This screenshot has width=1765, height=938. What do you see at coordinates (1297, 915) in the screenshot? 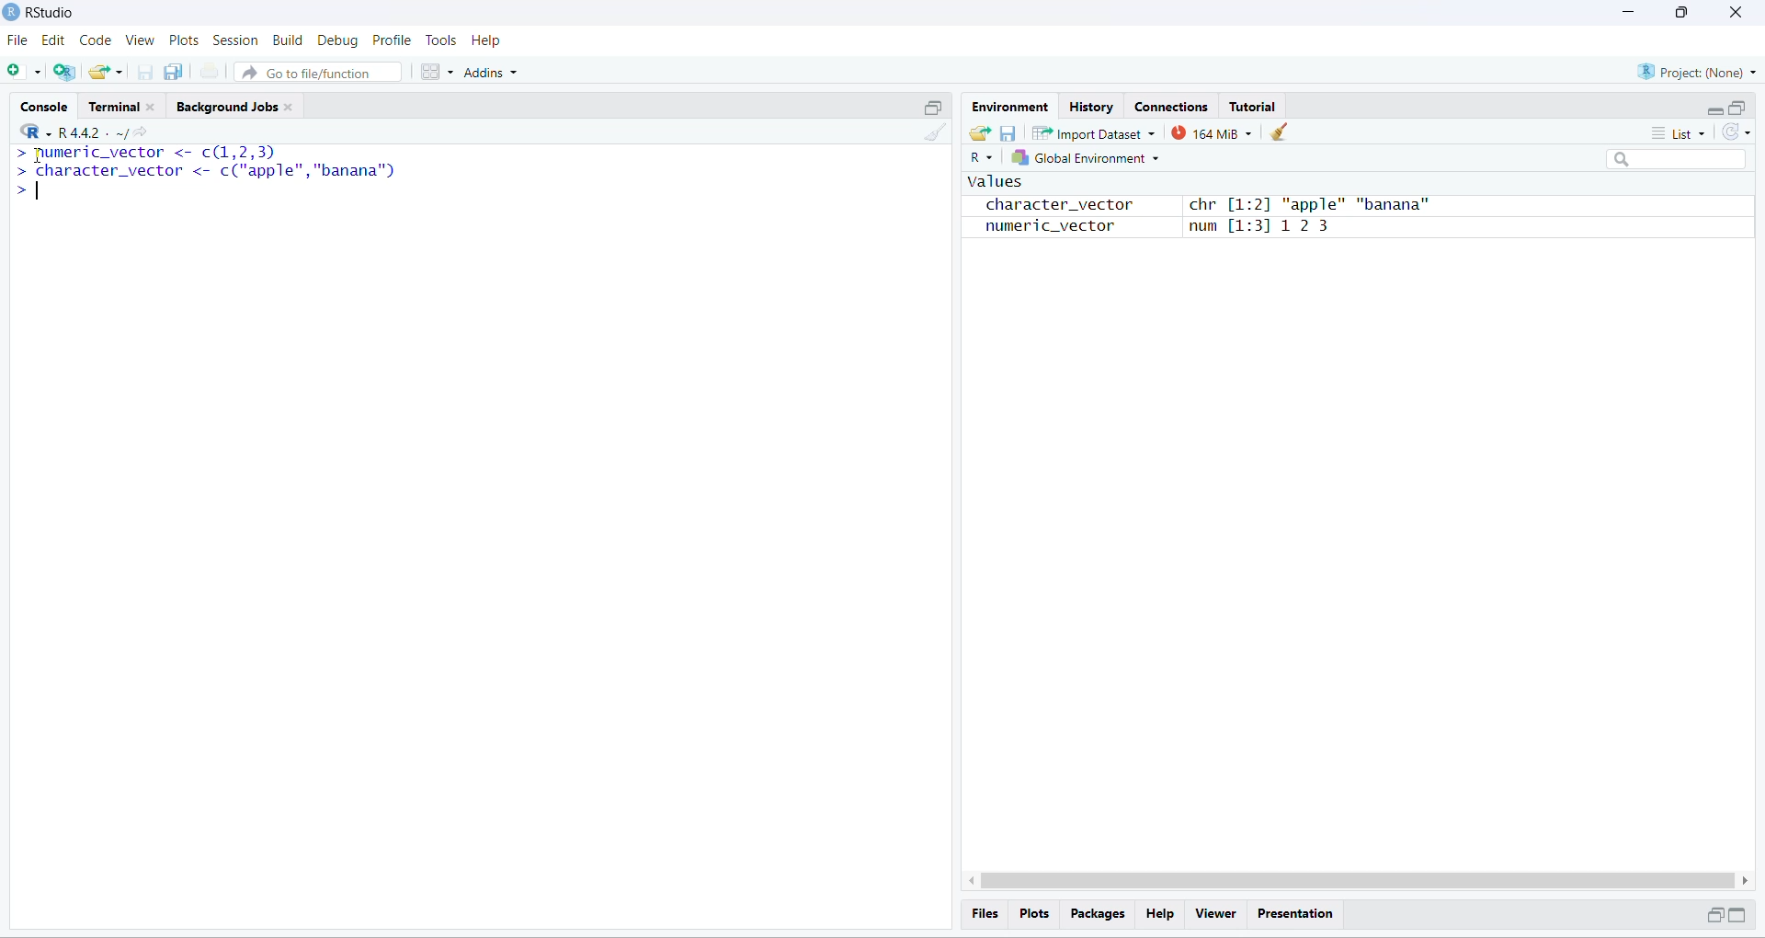
I see `Presentation` at bounding box center [1297, 915].